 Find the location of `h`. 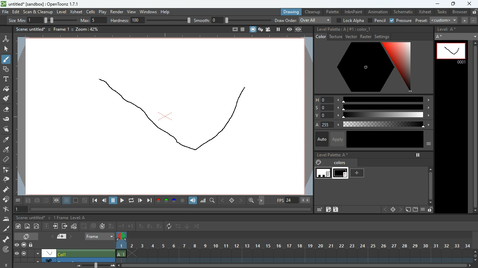

h is located at coordinates (373, 99).